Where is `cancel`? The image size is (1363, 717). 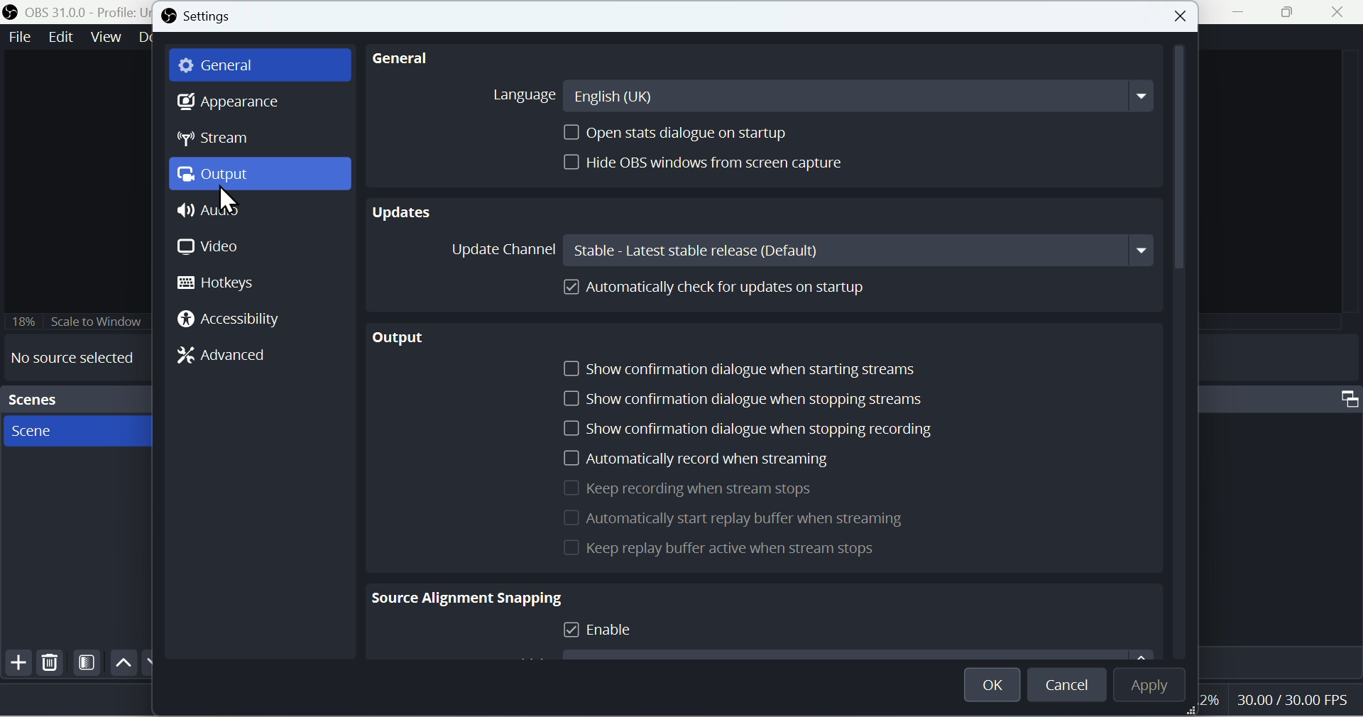 cancel is located at coordinates (1069, 684).